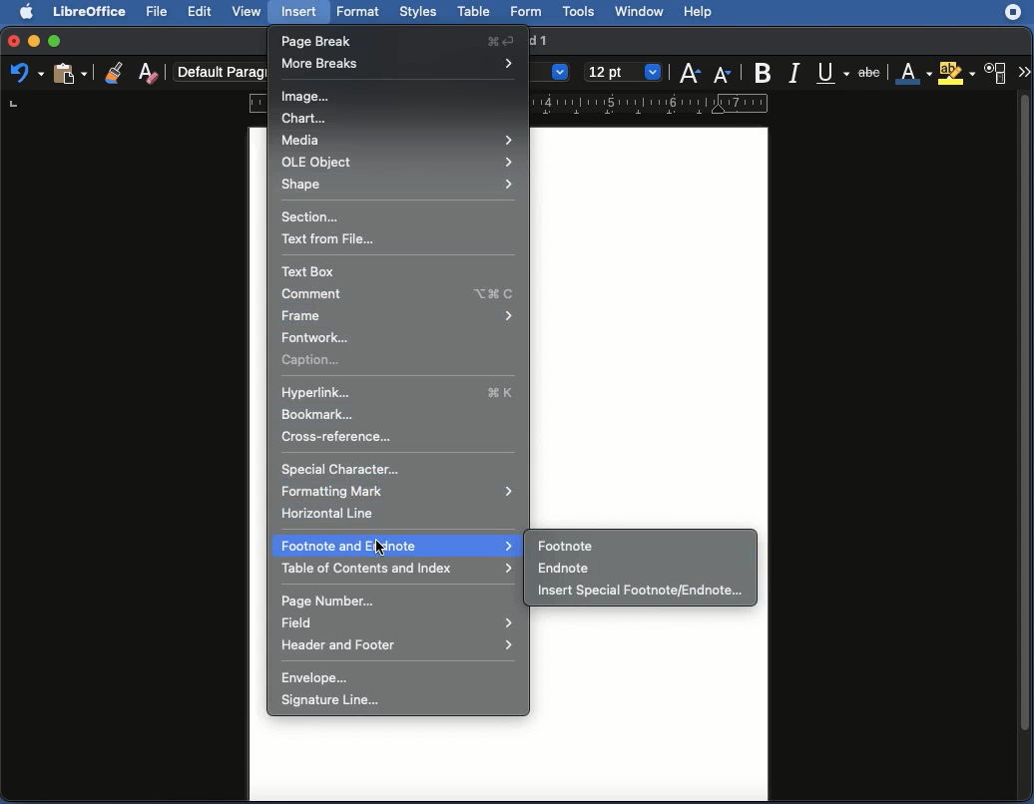 This screenshot has height=804, width=1034. I want to click on Table of contents and index, so click(398, 570).